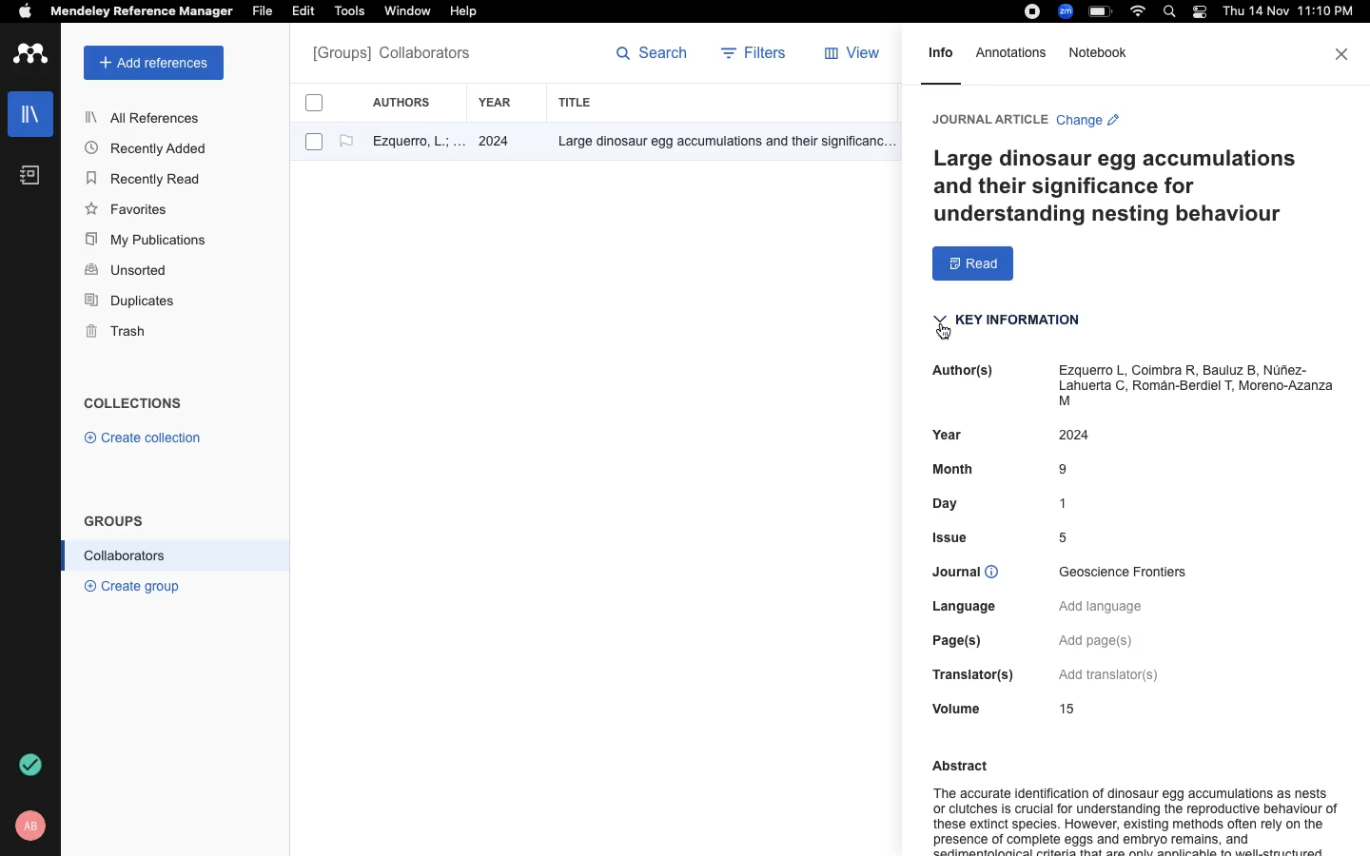 The image size is (1370, 856). Describe the element at coordinates (1173, 13) in the screenshot. I see `search` at that location.